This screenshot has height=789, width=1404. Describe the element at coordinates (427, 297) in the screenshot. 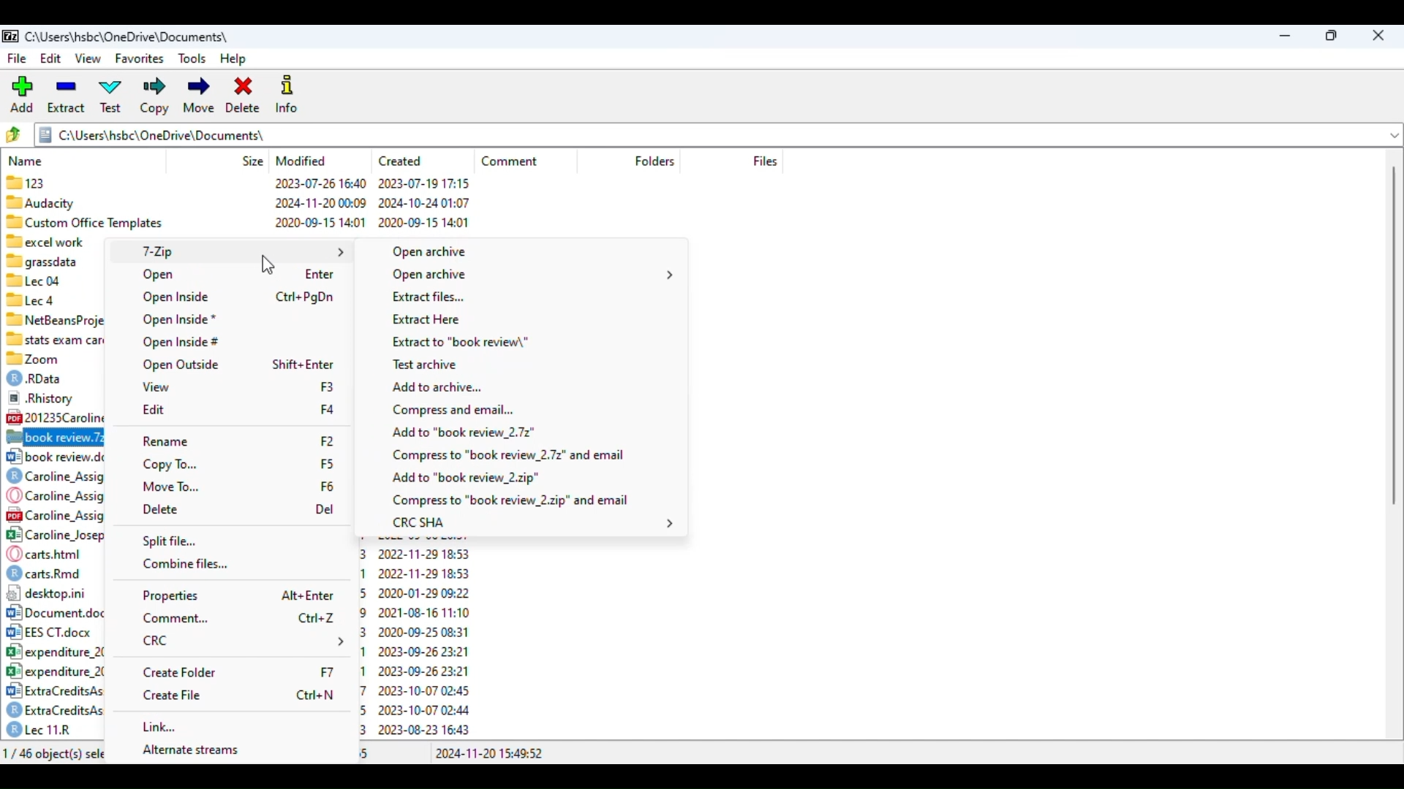

I see `extract files` at that location.